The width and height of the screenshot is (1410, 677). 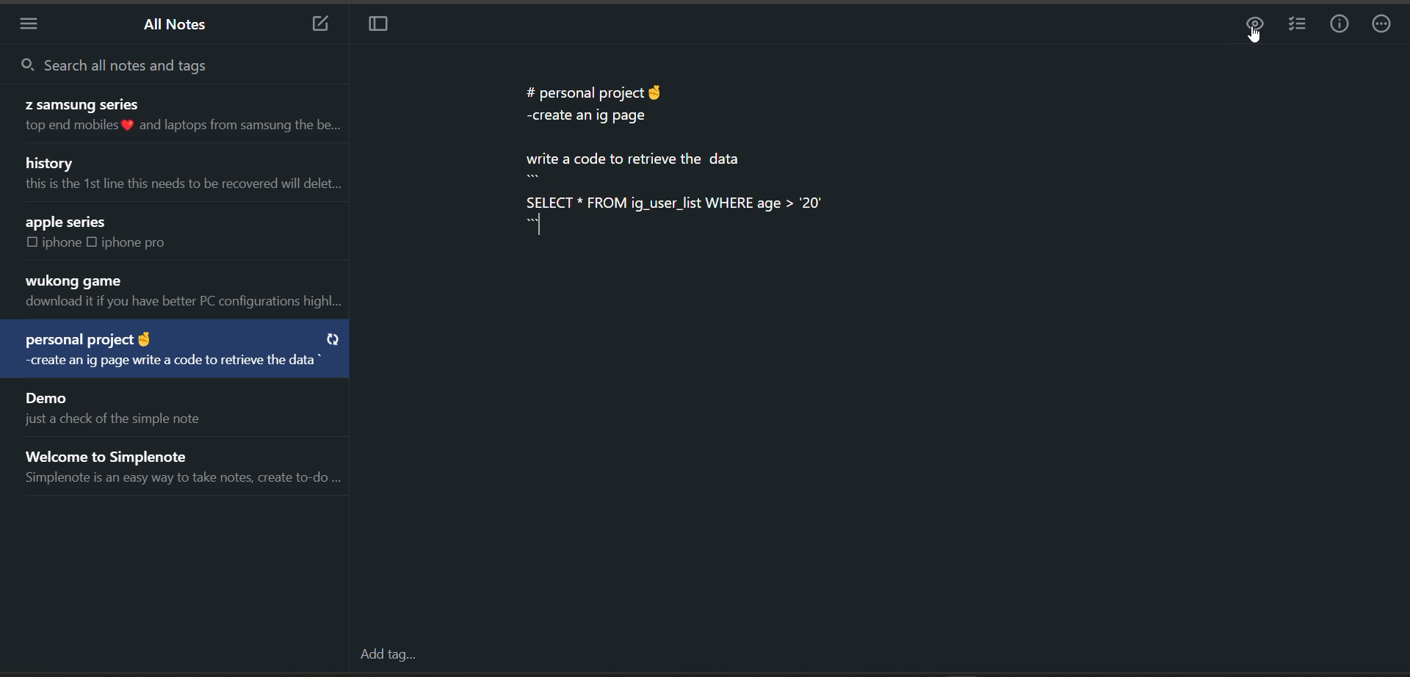 What do you see at coordinates (1252, 25) in the screenshot?
I see `preview` at bounding box center [1252, 25].